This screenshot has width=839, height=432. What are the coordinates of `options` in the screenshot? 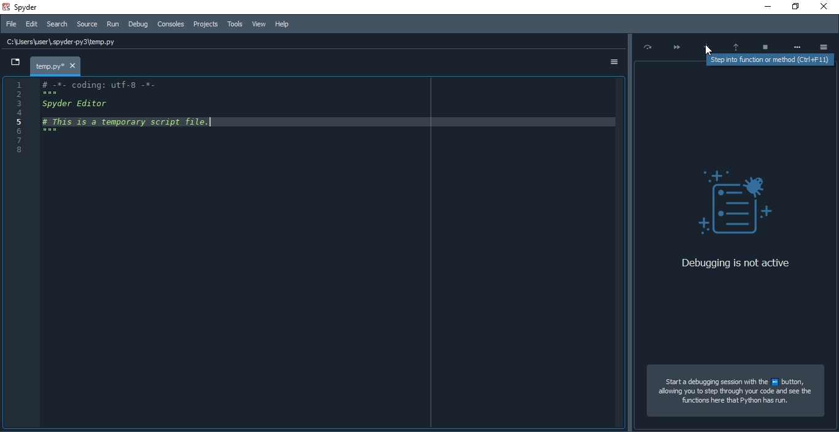 It's located at (826, 46).